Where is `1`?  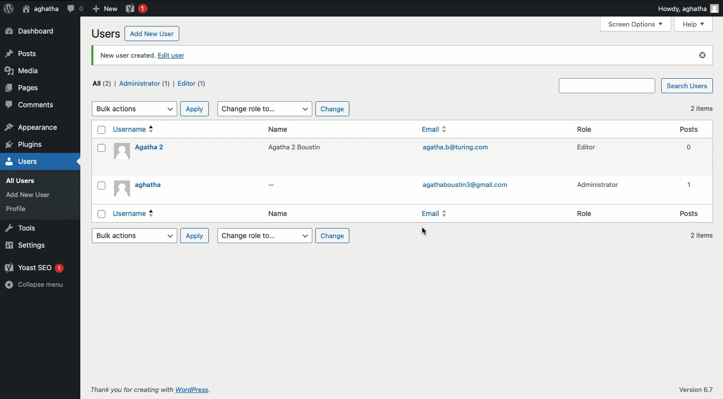 1 is located at coordinates (687, 184).